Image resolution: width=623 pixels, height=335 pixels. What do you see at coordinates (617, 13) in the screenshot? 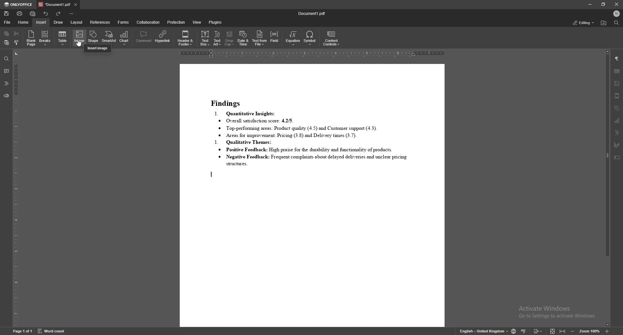
I see `profile` at bounding box center [617, 13].